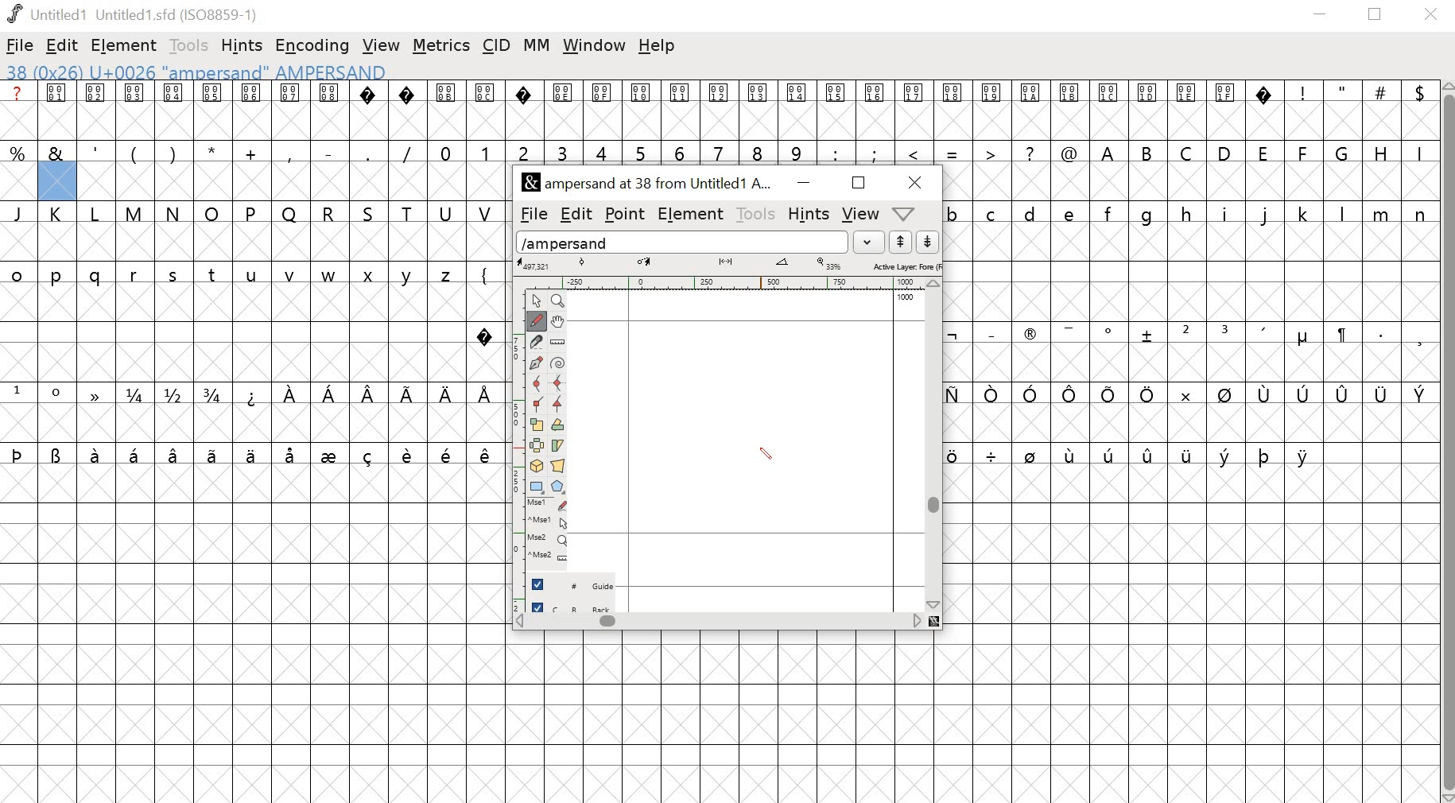 The image size is (1455, 803). Describe the element at coordinates (18, 453) in the screenshot. I see `symbol` at that location.